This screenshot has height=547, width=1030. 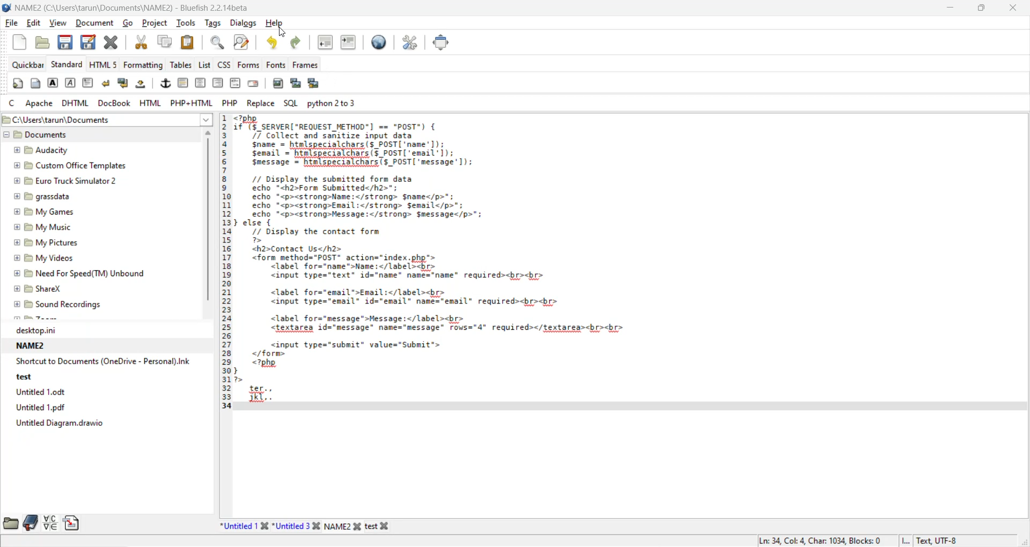 I want to click on docbook, so click(x=115, y=102).